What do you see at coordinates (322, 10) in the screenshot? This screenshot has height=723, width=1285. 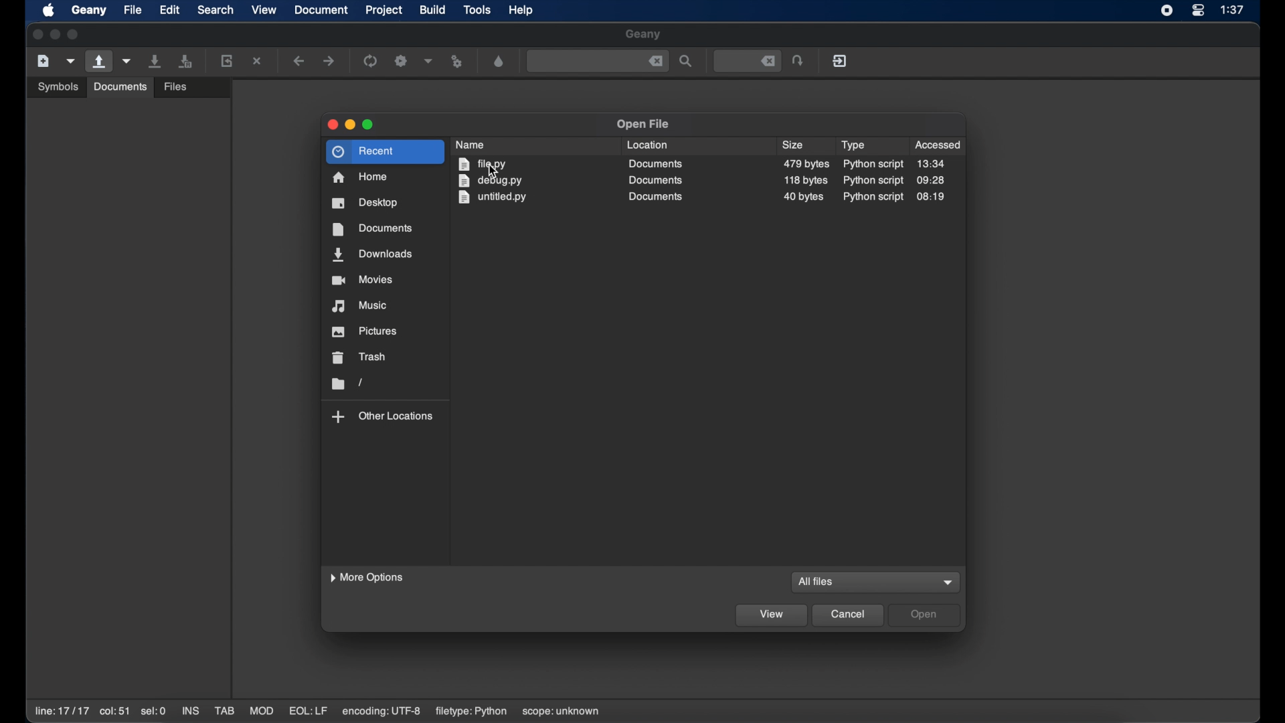 I see `document` at bounding box center [322, 10].